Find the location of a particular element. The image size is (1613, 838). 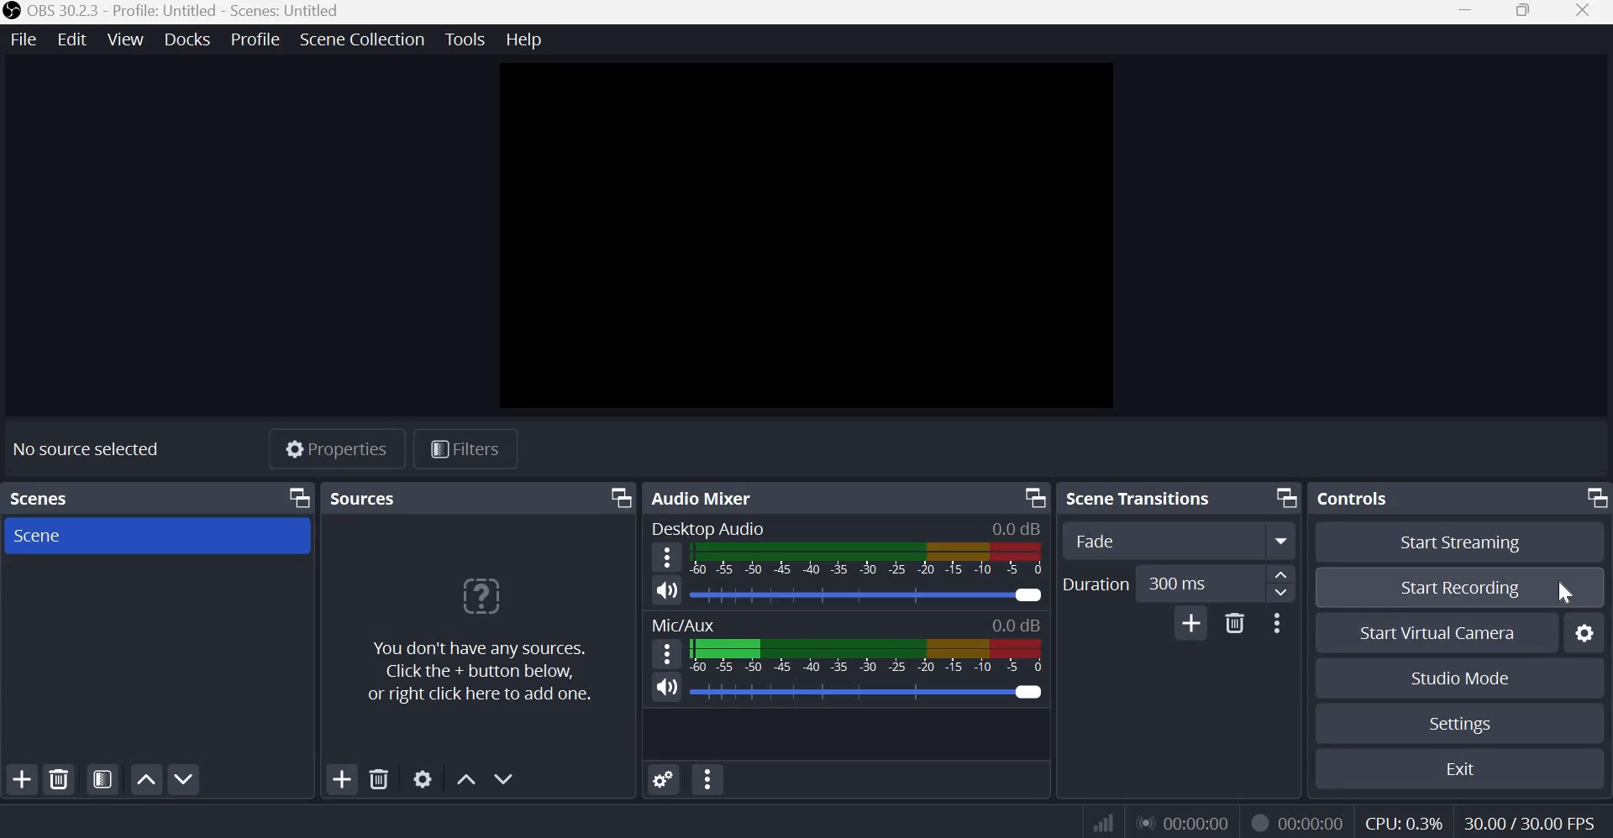

Move scene down is located at coordinates (186, 777).